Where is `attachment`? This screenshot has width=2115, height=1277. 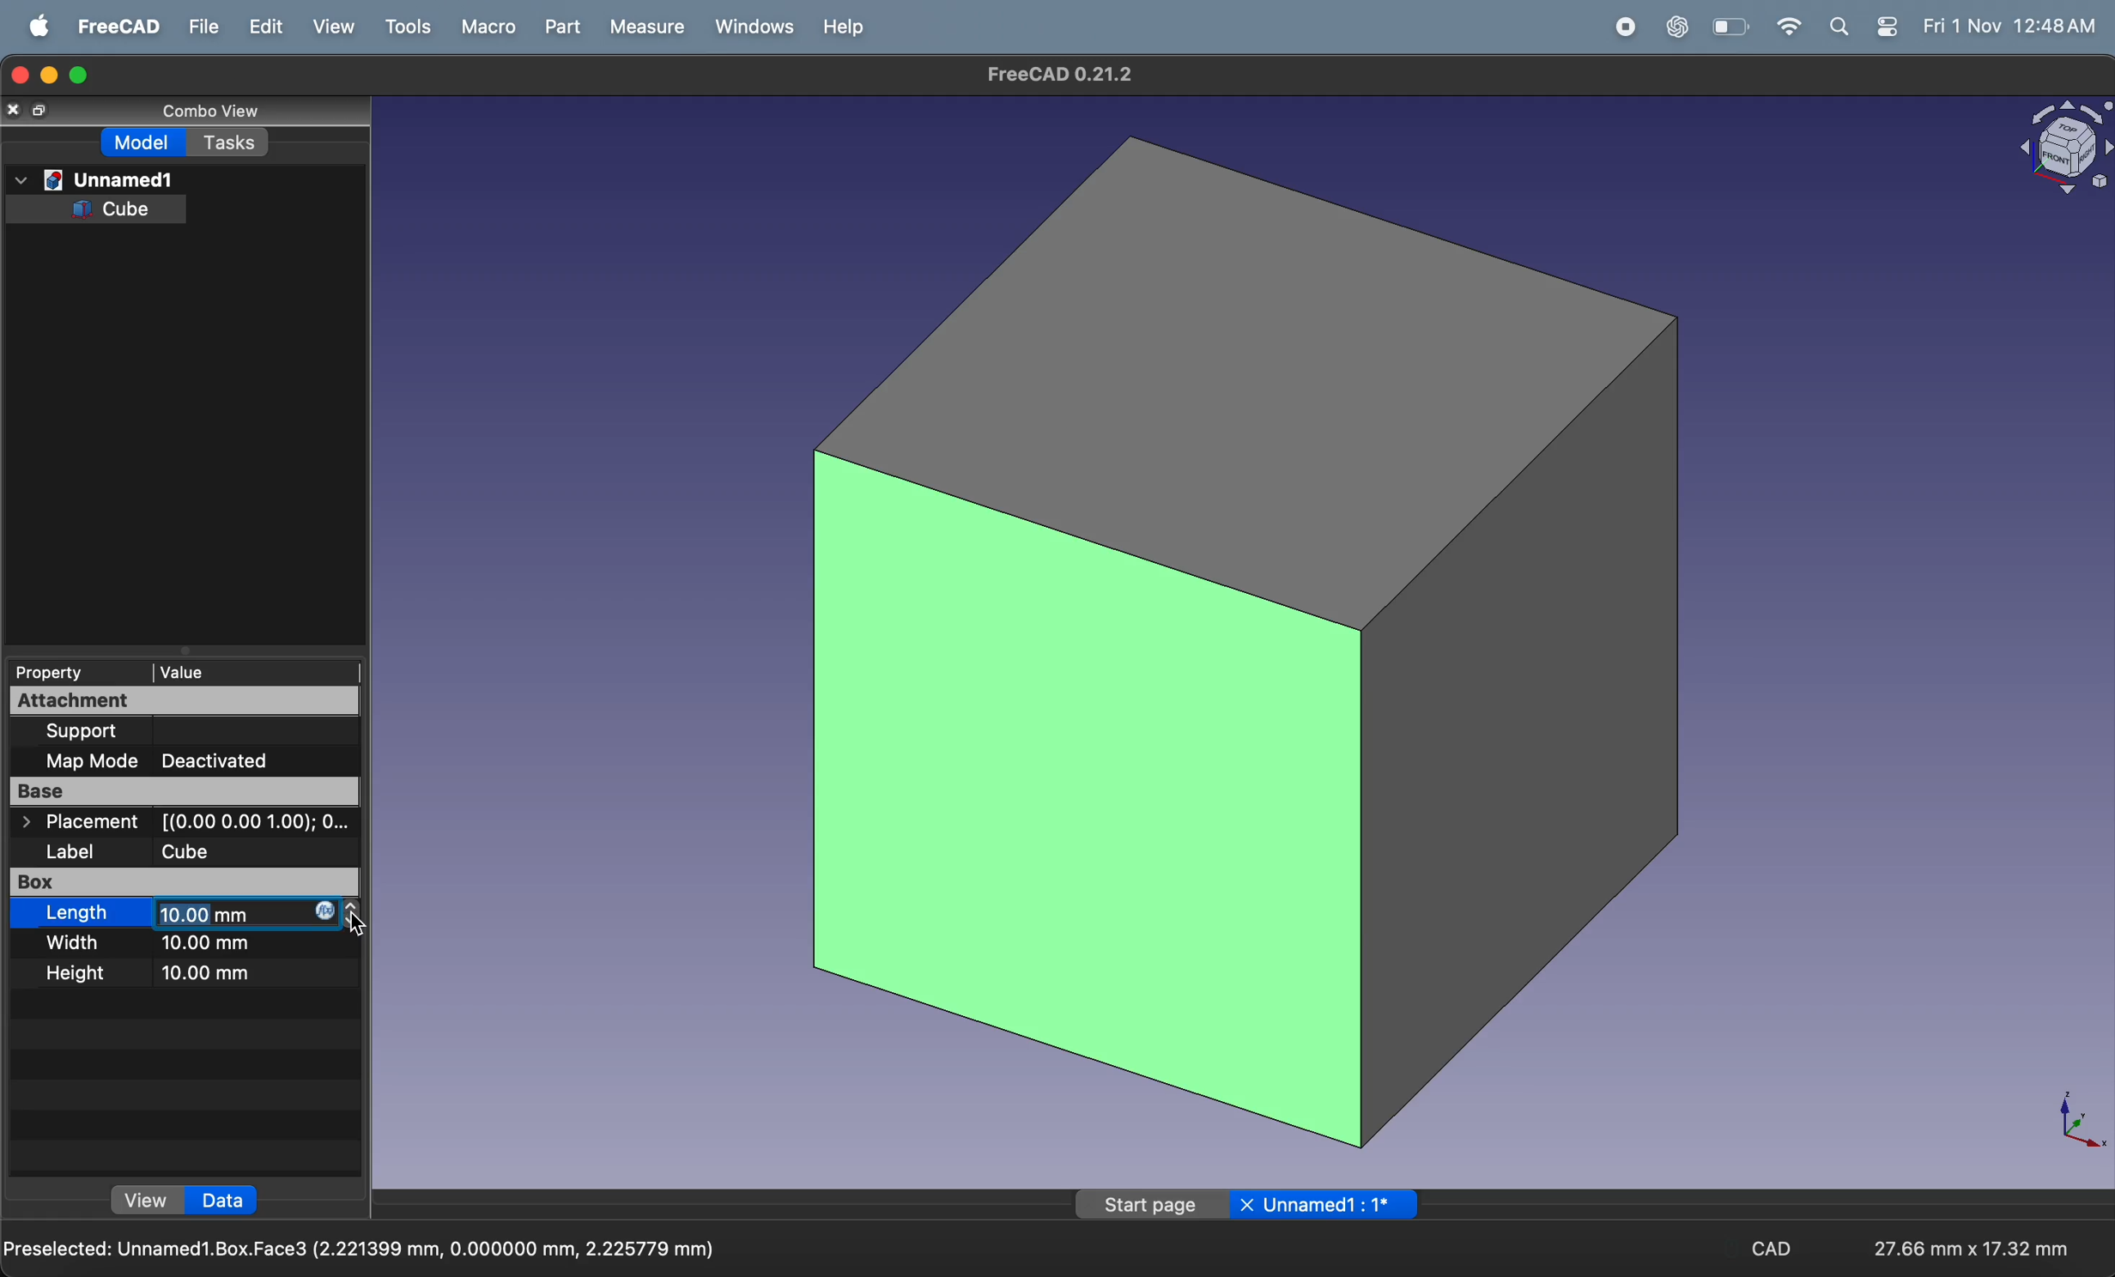 attachment is located at coordinates (173, 700).